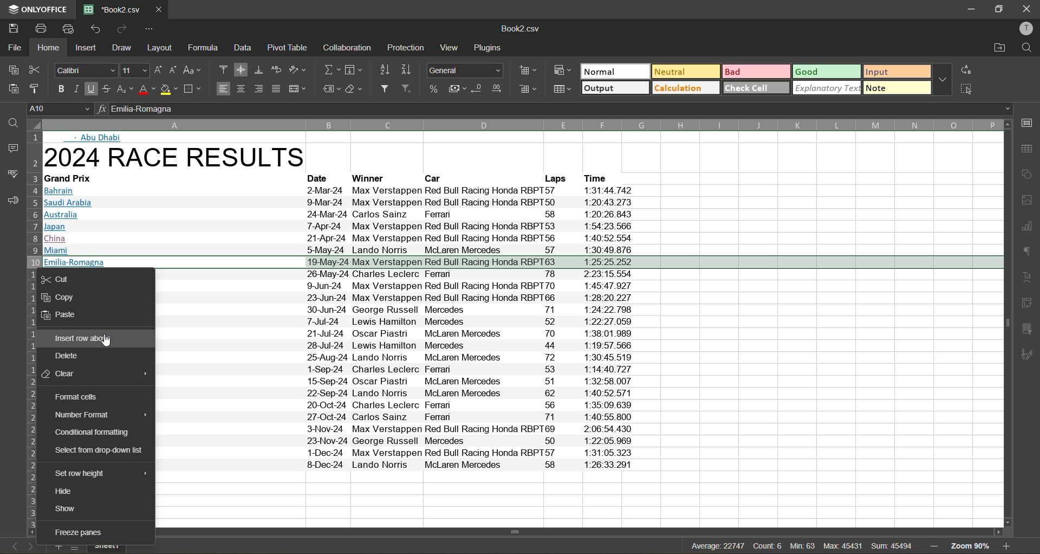 The height and width of the screenshot is (554, 1040). What do you see at coordinates (245, 48) in the screenshot?
I see `data` at bounding box center [245, 48].